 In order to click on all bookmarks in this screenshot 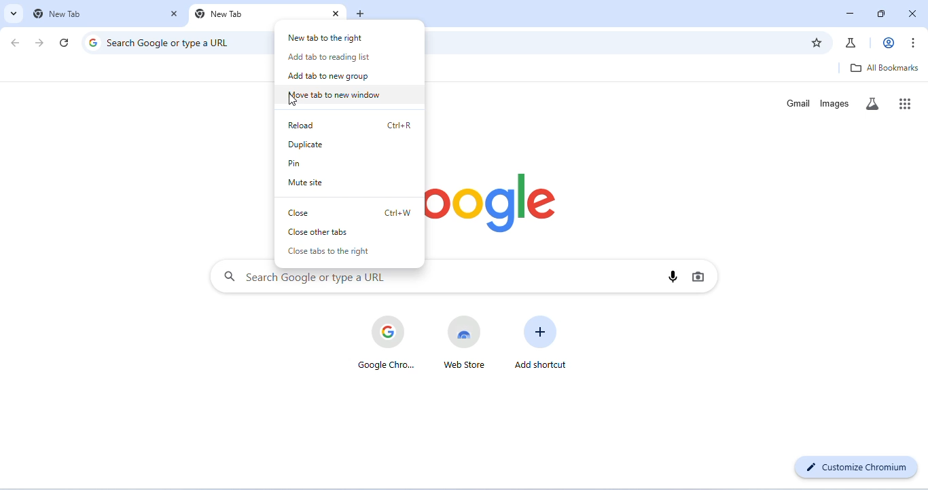, I will do `click(882, 67)`.